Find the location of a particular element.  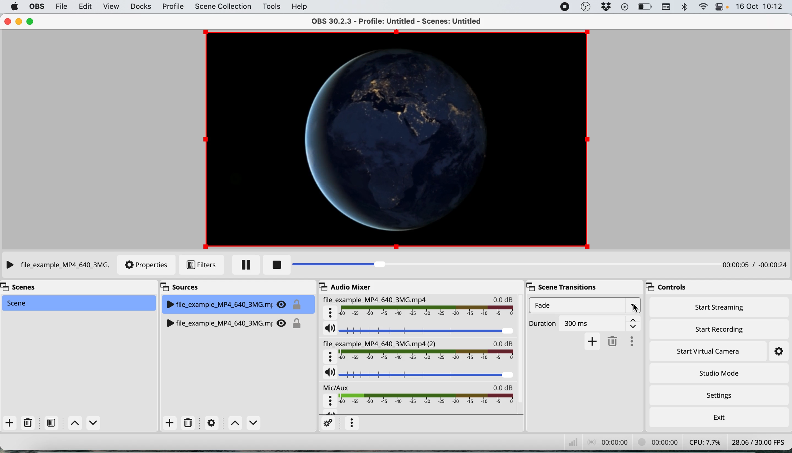

wifi is located at coordinates (705, 7).